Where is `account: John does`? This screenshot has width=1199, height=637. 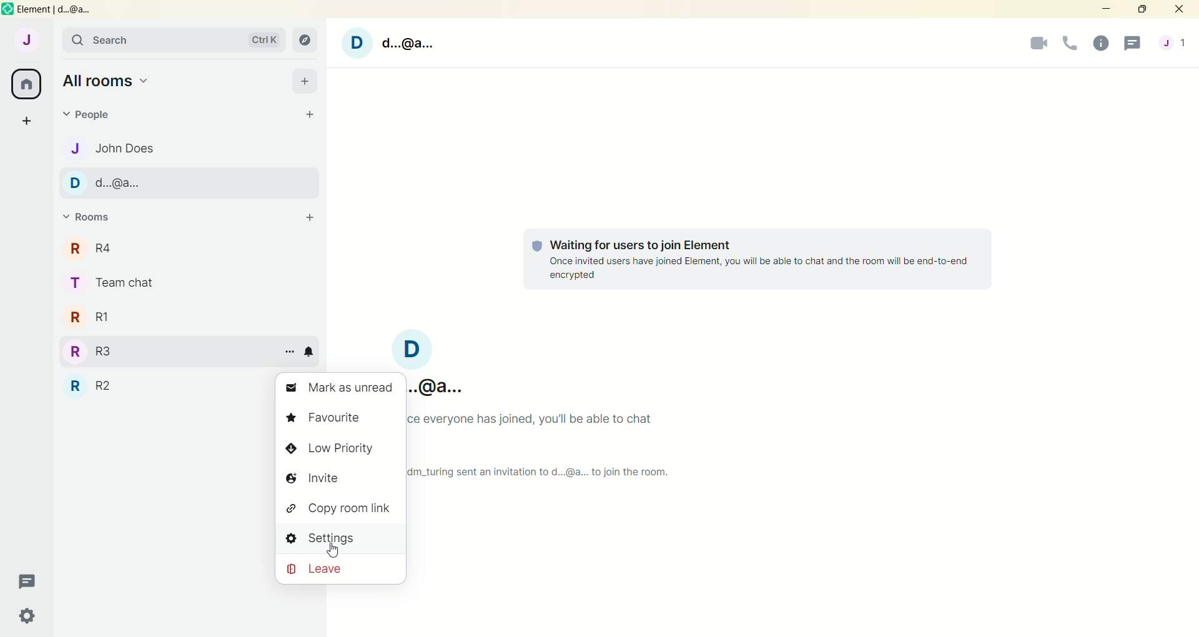 account: John does is located at coordinates (27, 42).